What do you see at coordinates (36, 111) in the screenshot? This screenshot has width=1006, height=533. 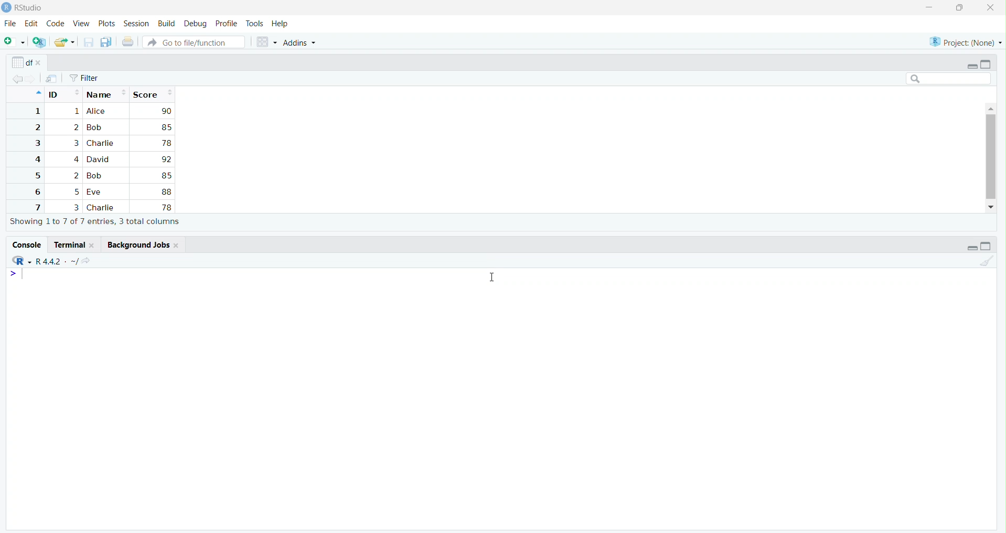 I see `1` at bounding box center [36, 111].